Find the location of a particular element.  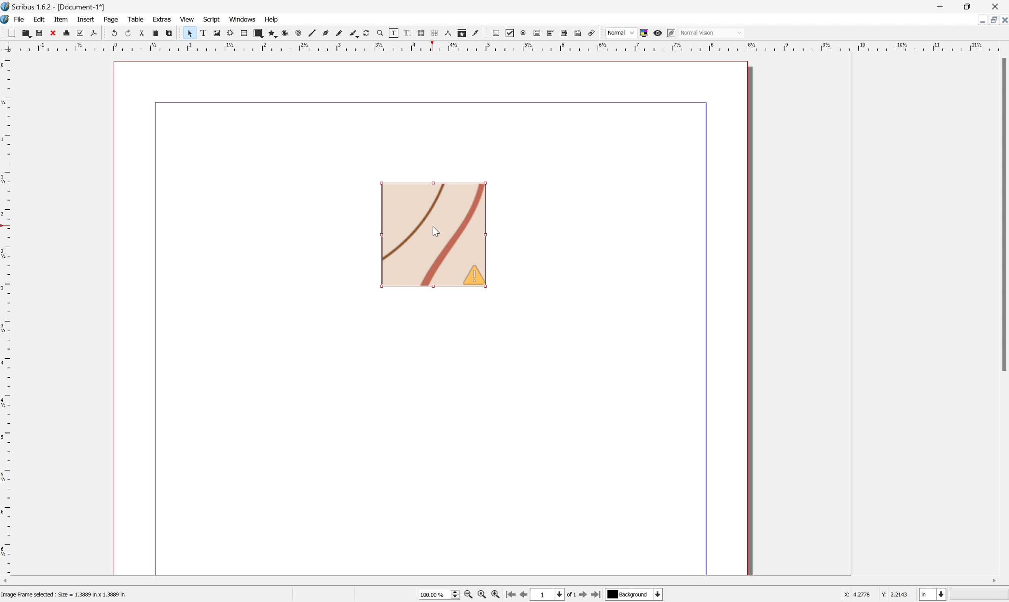

Zoom Out is located at coordinates (468, 596).